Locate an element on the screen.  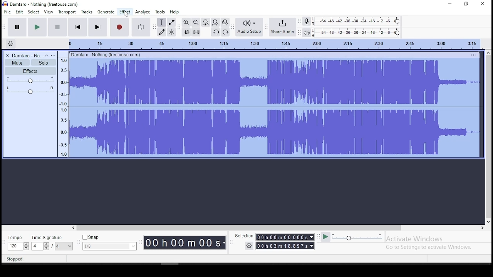
recording level is located at coordinates (356, 21).